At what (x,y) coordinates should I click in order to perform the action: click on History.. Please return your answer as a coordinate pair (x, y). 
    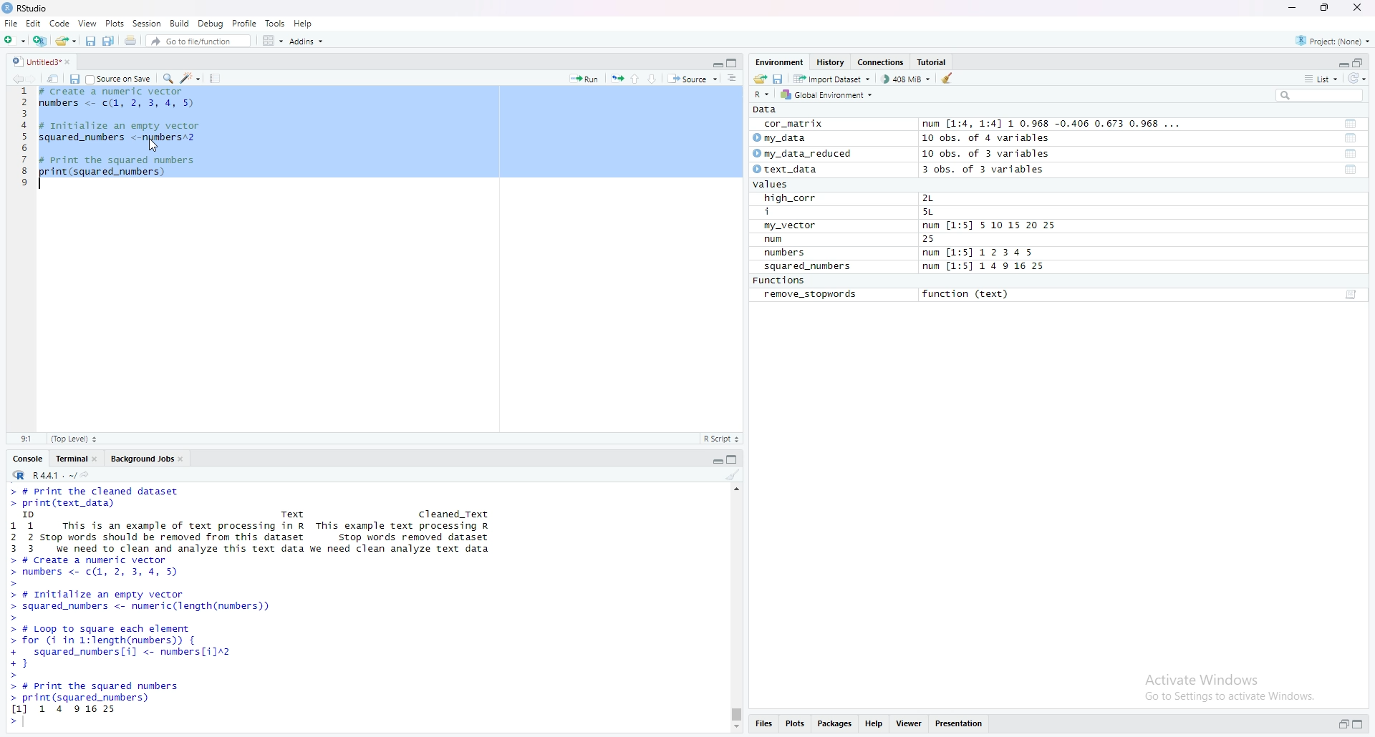
    Looking at the image, I should click on (832, 62).